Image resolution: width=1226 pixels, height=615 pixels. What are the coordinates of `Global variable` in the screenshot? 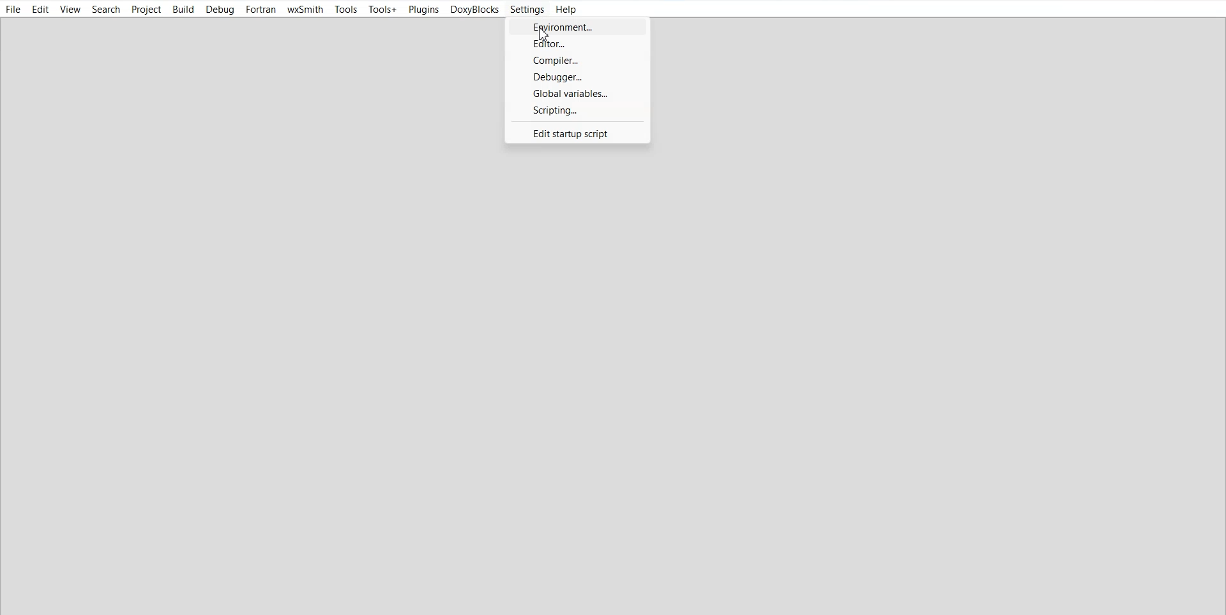 It's located at (577, 93).